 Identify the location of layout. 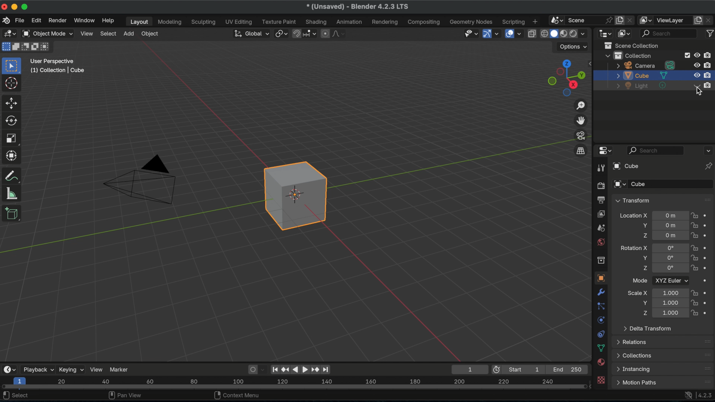
(139, 21).